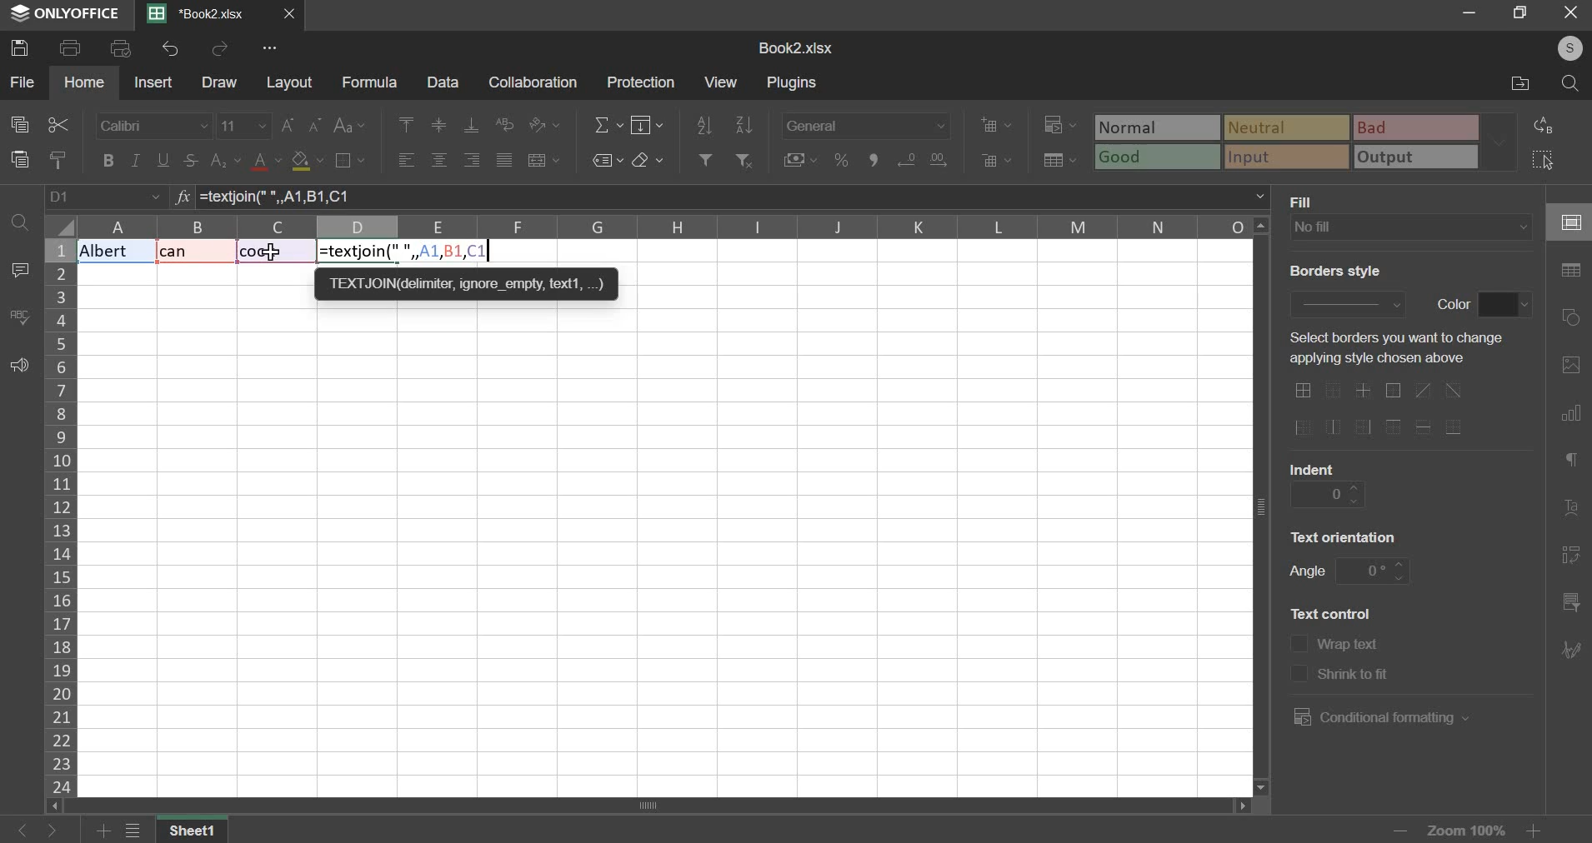  What do you see at coordinates (1571, 271) in the screenshot?
I see `table` at bounding box center [1571, 271].